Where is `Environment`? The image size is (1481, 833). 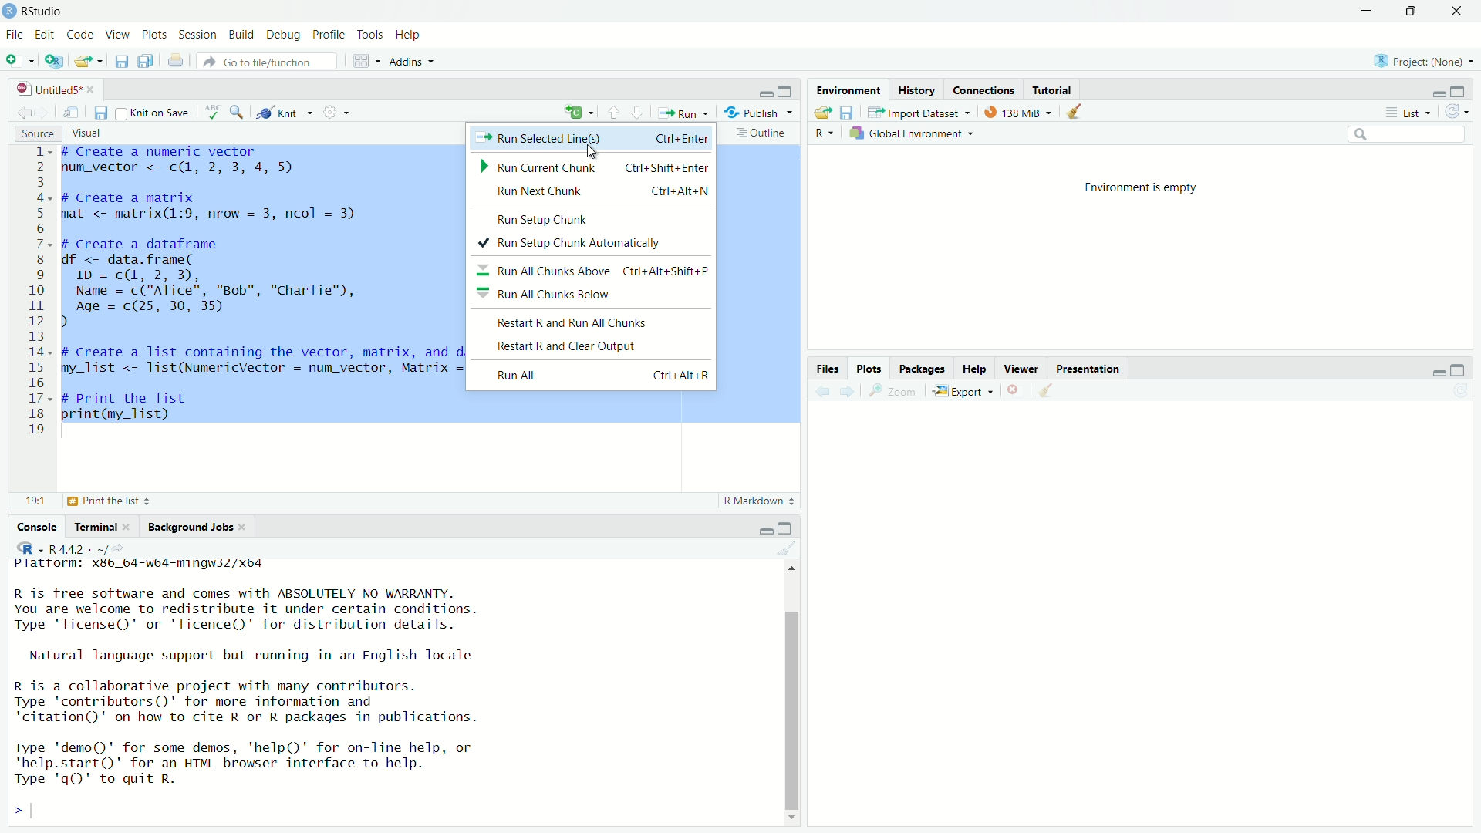
Environment is located at coordinates (849, 89).